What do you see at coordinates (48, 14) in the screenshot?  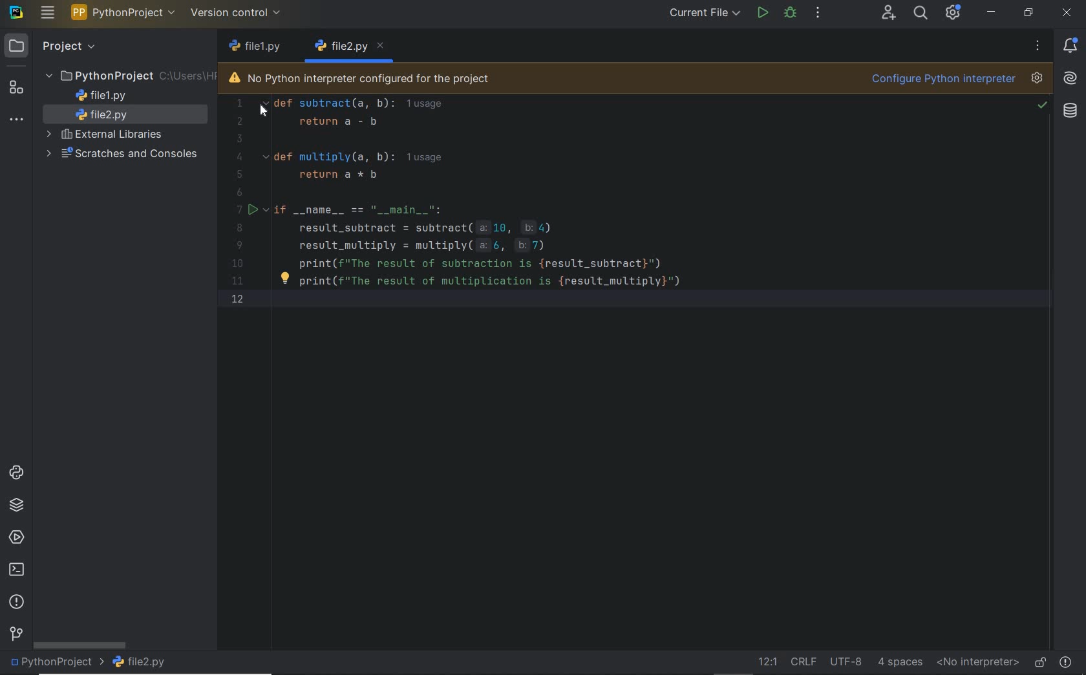 I see `main menu` at bounding box center [48, 14].